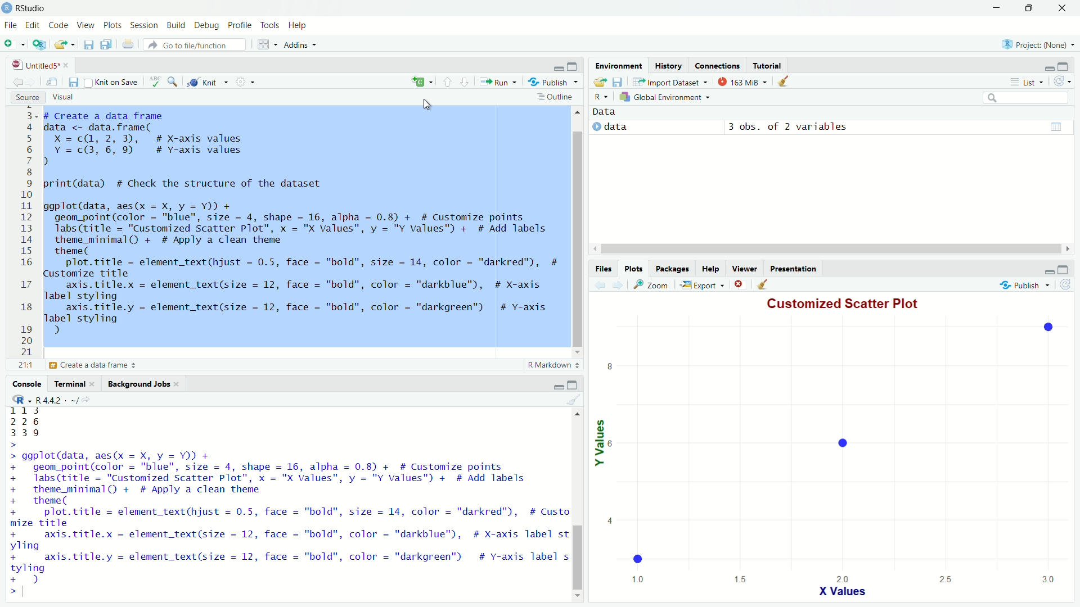  I want to click on Create a project, so click(40, 44).